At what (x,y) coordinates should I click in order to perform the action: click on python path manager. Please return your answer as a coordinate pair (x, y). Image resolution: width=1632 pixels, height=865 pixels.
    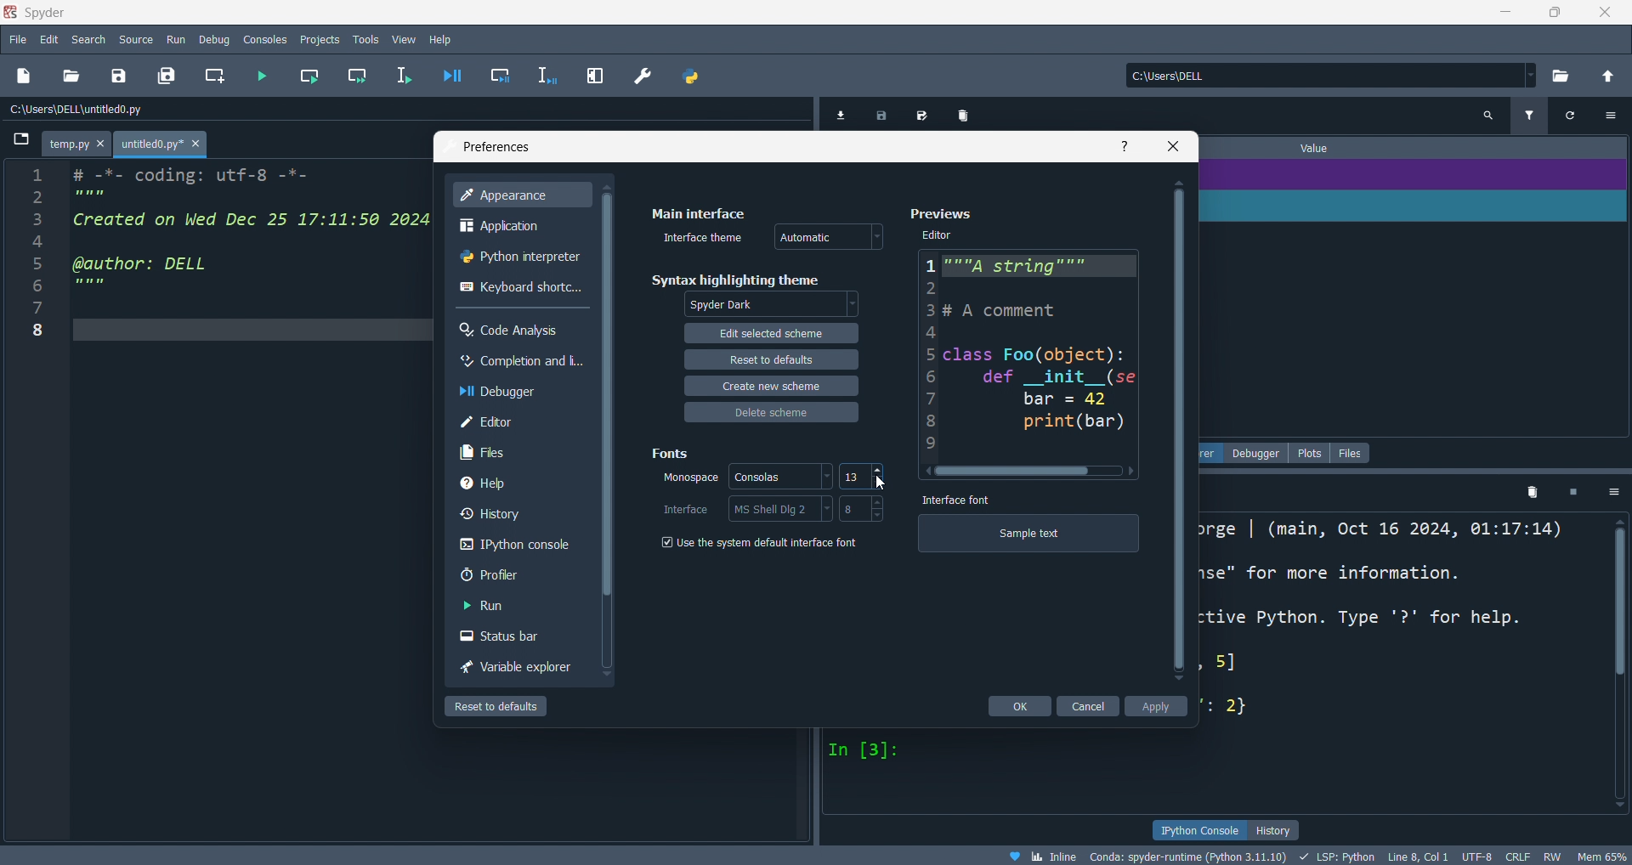
    Looking at the image, I should click on (693, 77).